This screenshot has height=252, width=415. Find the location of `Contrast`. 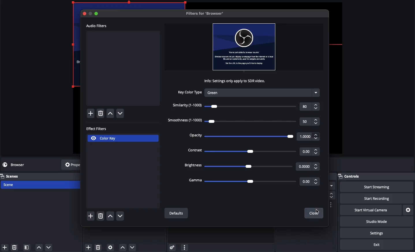

Contrast is located at coordinates (254, 152).